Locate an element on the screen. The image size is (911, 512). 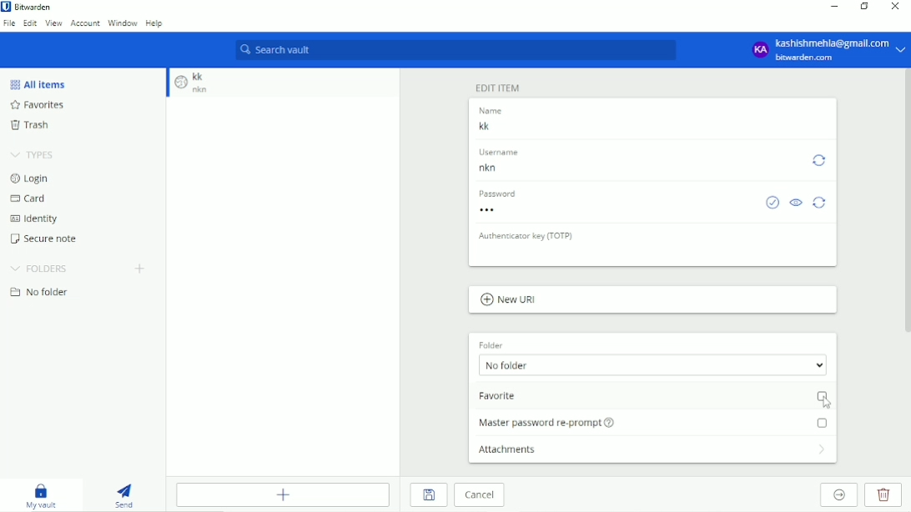
My vault is located at coordinates (42, 496).